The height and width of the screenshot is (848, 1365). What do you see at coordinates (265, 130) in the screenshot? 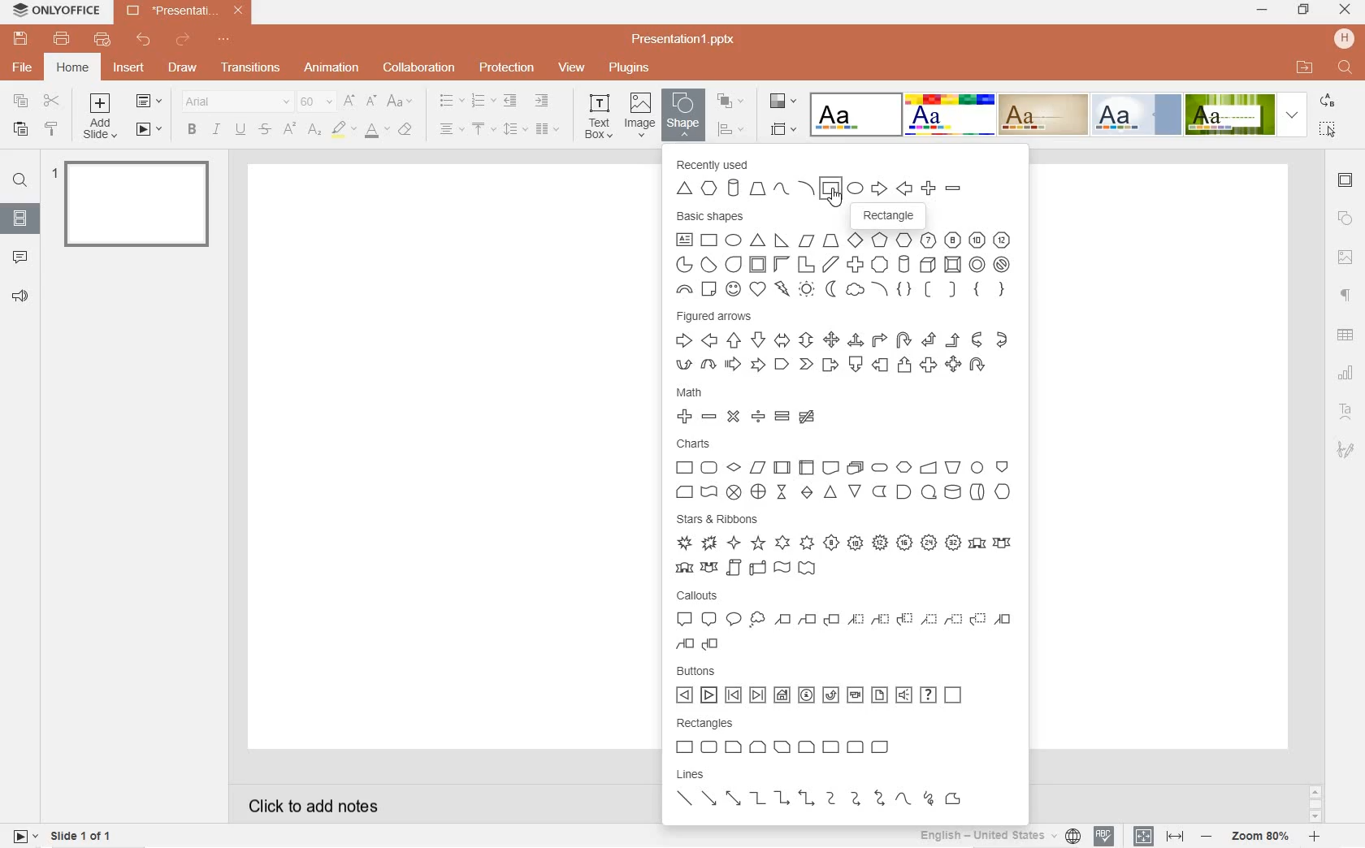
I see `strikethrough` at bounding box center [265, 130].